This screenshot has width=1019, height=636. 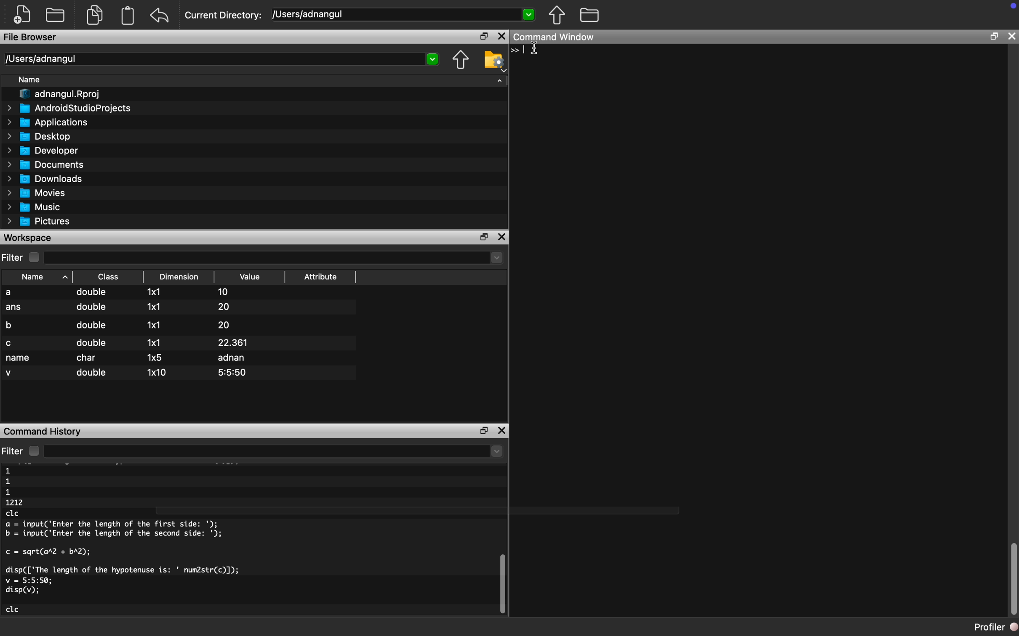 I want to click on dropdown, so click(x=497, y=452).